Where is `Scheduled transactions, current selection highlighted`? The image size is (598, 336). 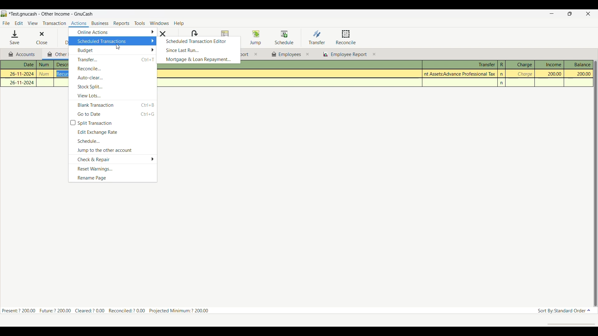 Scheduled transactions, current selection highlighted is located at coordinates (112, 41).